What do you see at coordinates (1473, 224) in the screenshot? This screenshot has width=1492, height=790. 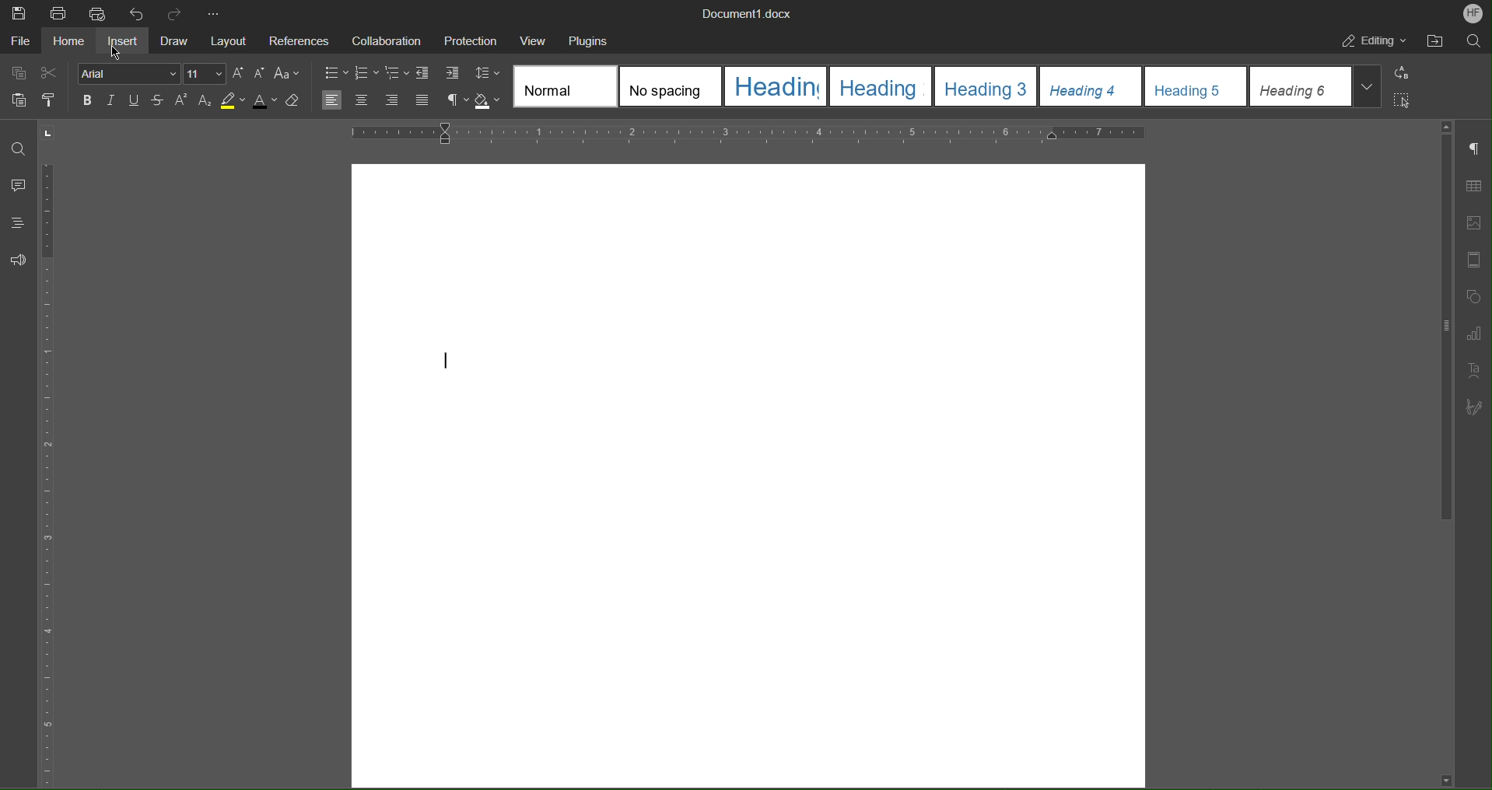 I see `Image Settings` at bounding box center [1473, 224].